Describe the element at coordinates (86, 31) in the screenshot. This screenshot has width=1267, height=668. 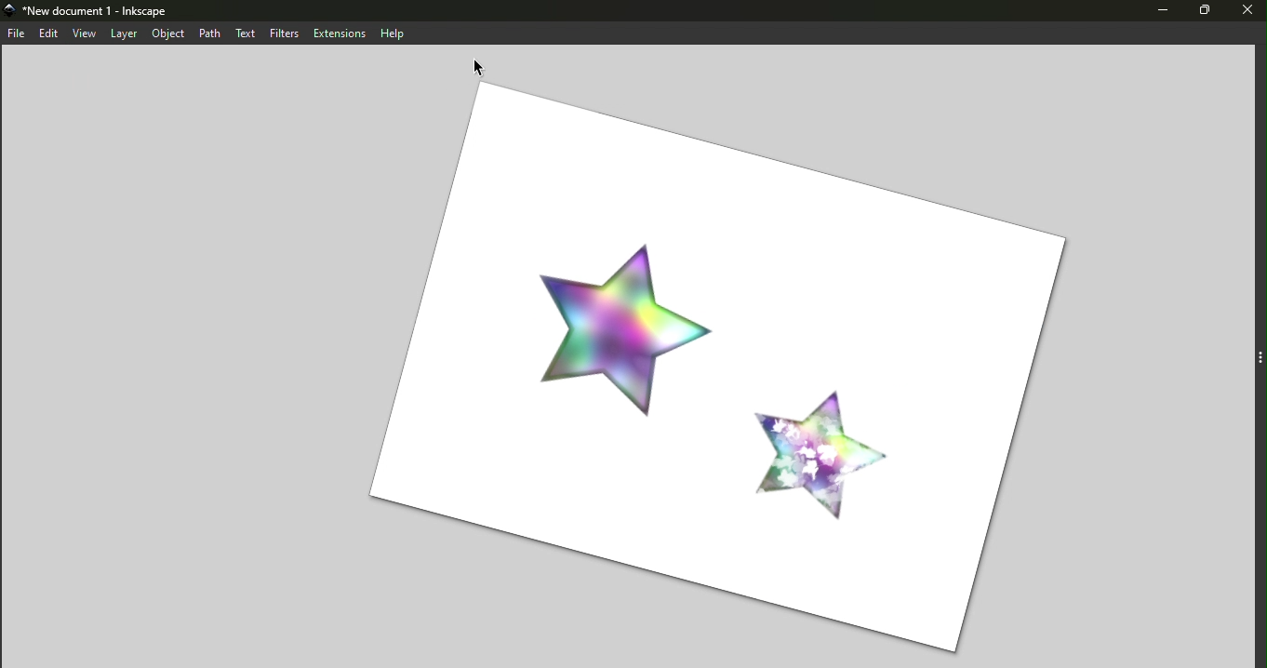
I see `View` at that location.